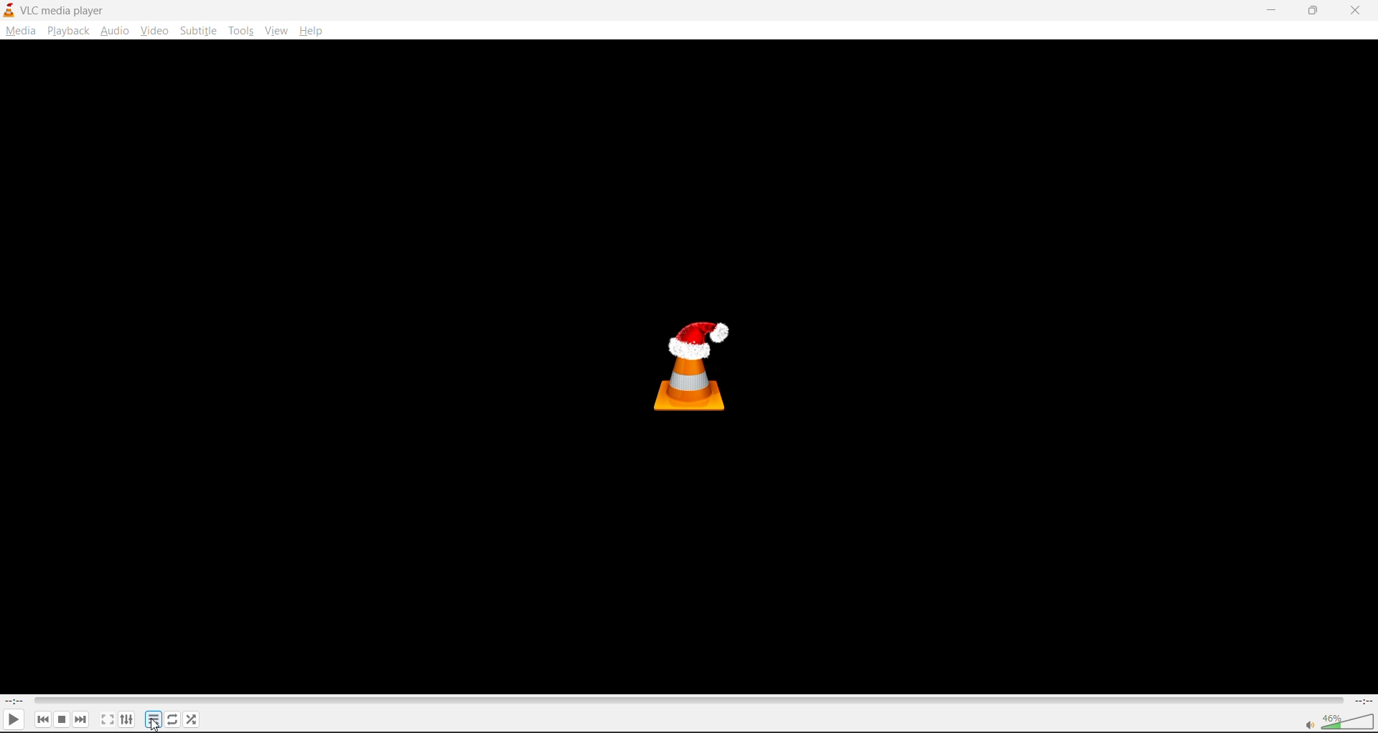 Image resolution: width=1378 pixels, height=733 pixels. I want to click on thumbnail, so click(688, 370).